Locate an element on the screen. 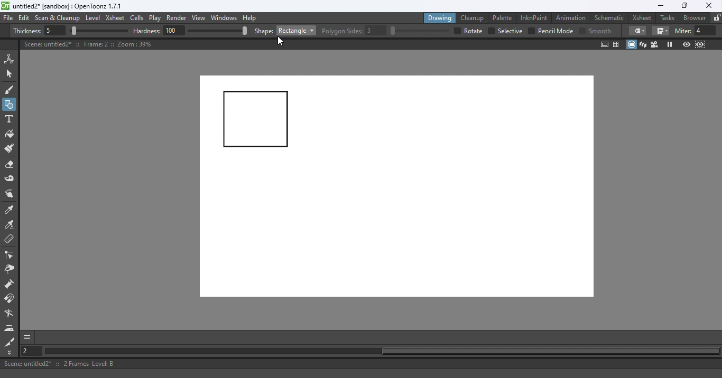 The width and height of the screenshot is (722, 378). Canvas details is located at coordinates (89, 44).